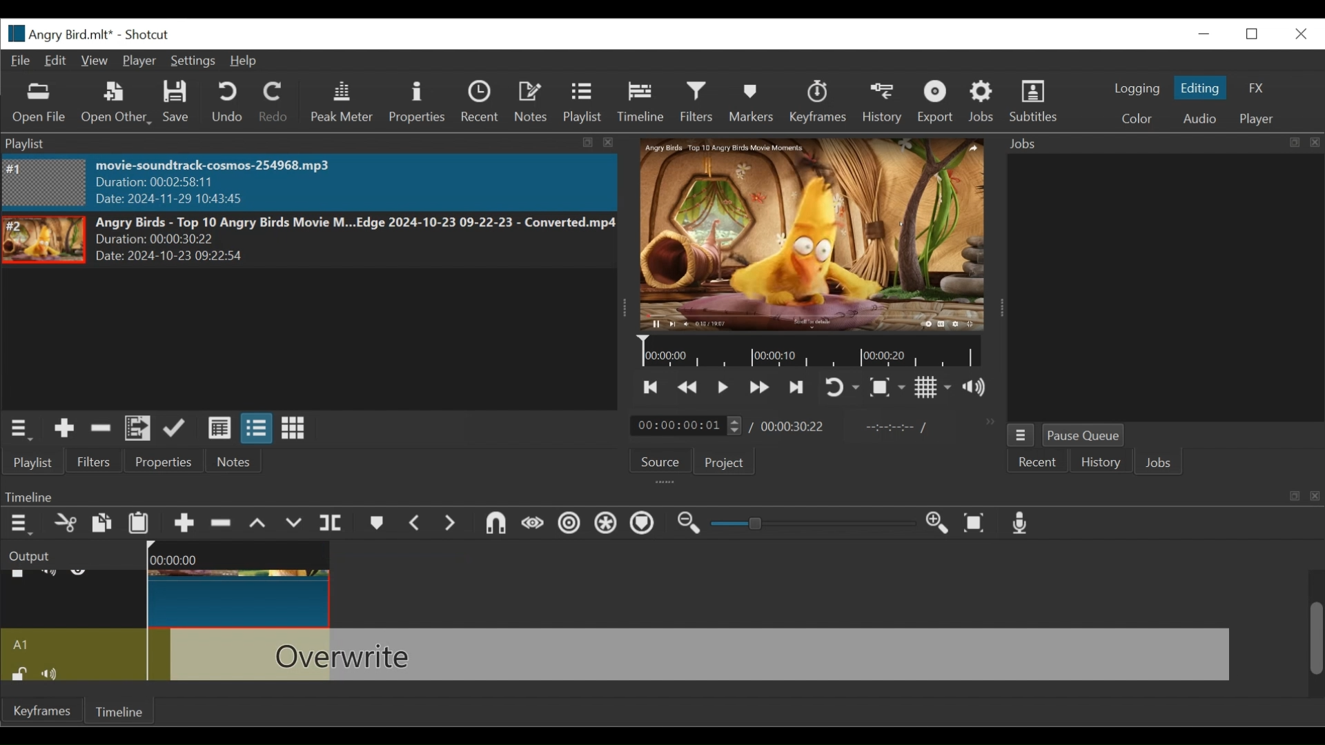  What do you see at coordinates (1021, 435) in the screenshot?
I see `Jobs Menu` at bounding box center [1021, 435].